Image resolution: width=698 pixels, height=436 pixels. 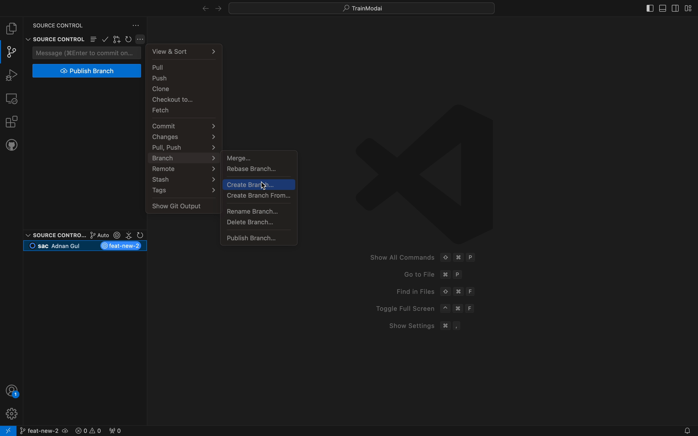 I want to click on tags, so click(x=183, y=191).